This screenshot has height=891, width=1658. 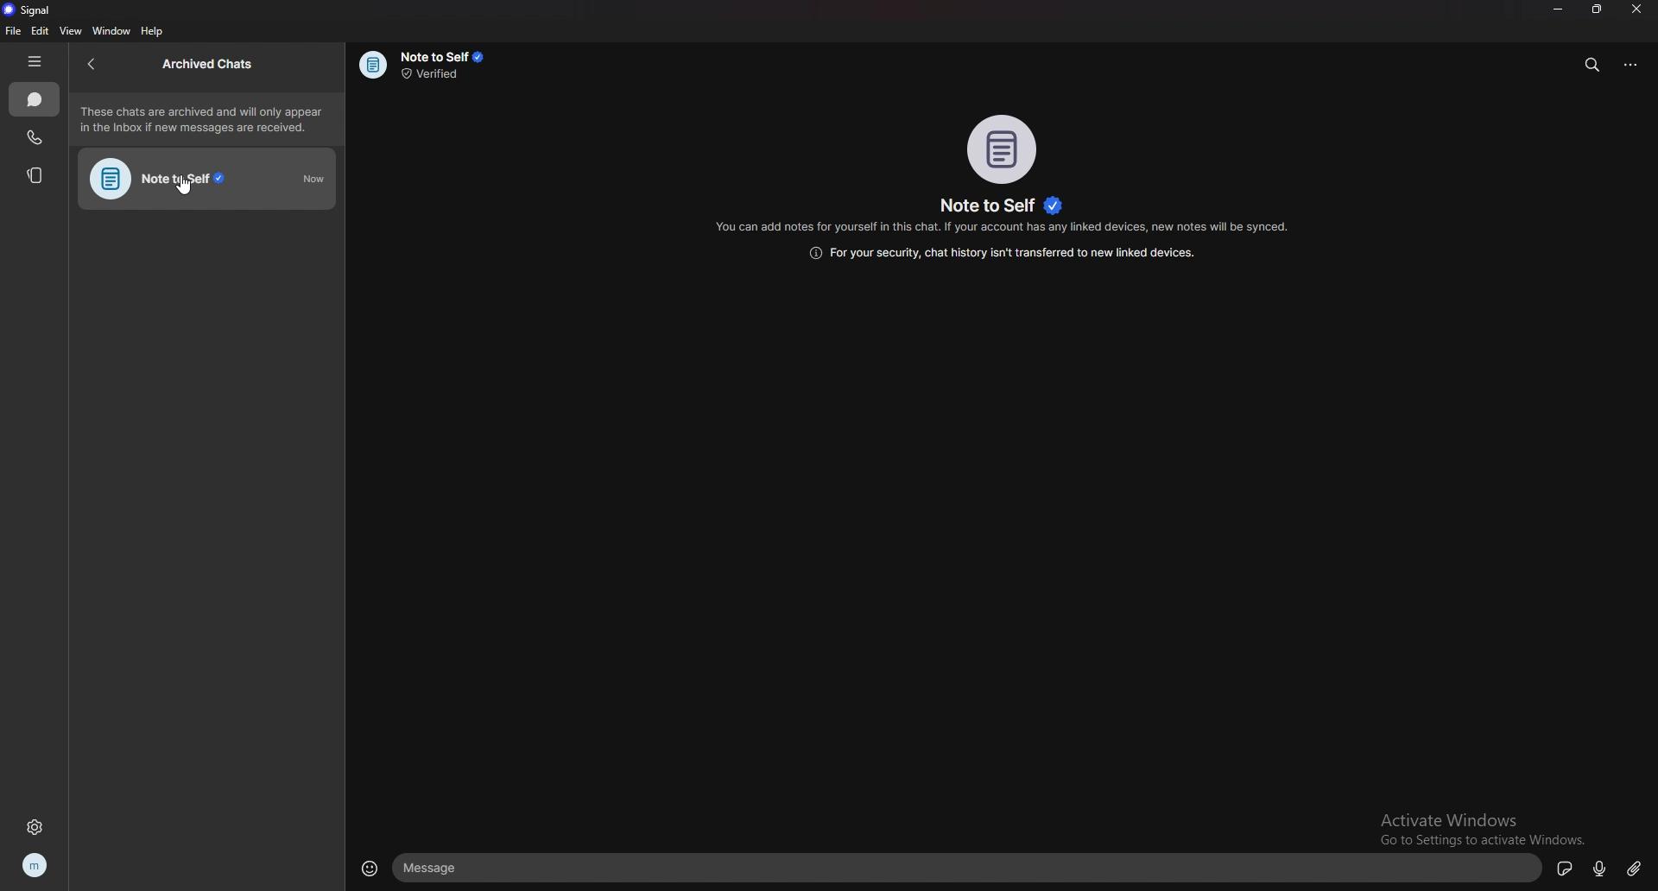 I want to click on file, so click(x=12, y=31).